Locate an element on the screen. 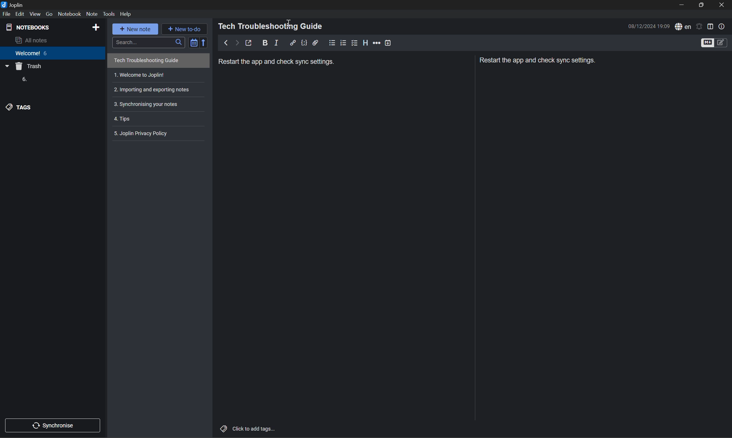 Image resolution: width=732 pixels, height=438 pixels. 4. Tips is located at coordinates (124, 120).